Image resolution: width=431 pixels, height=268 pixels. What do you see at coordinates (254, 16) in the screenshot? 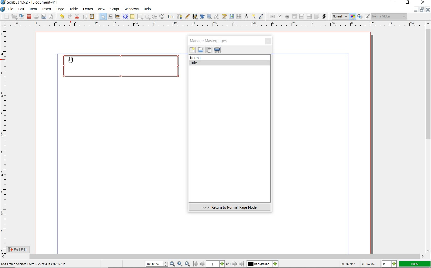
I see `copy item properties` at bounding box center [254, 16].